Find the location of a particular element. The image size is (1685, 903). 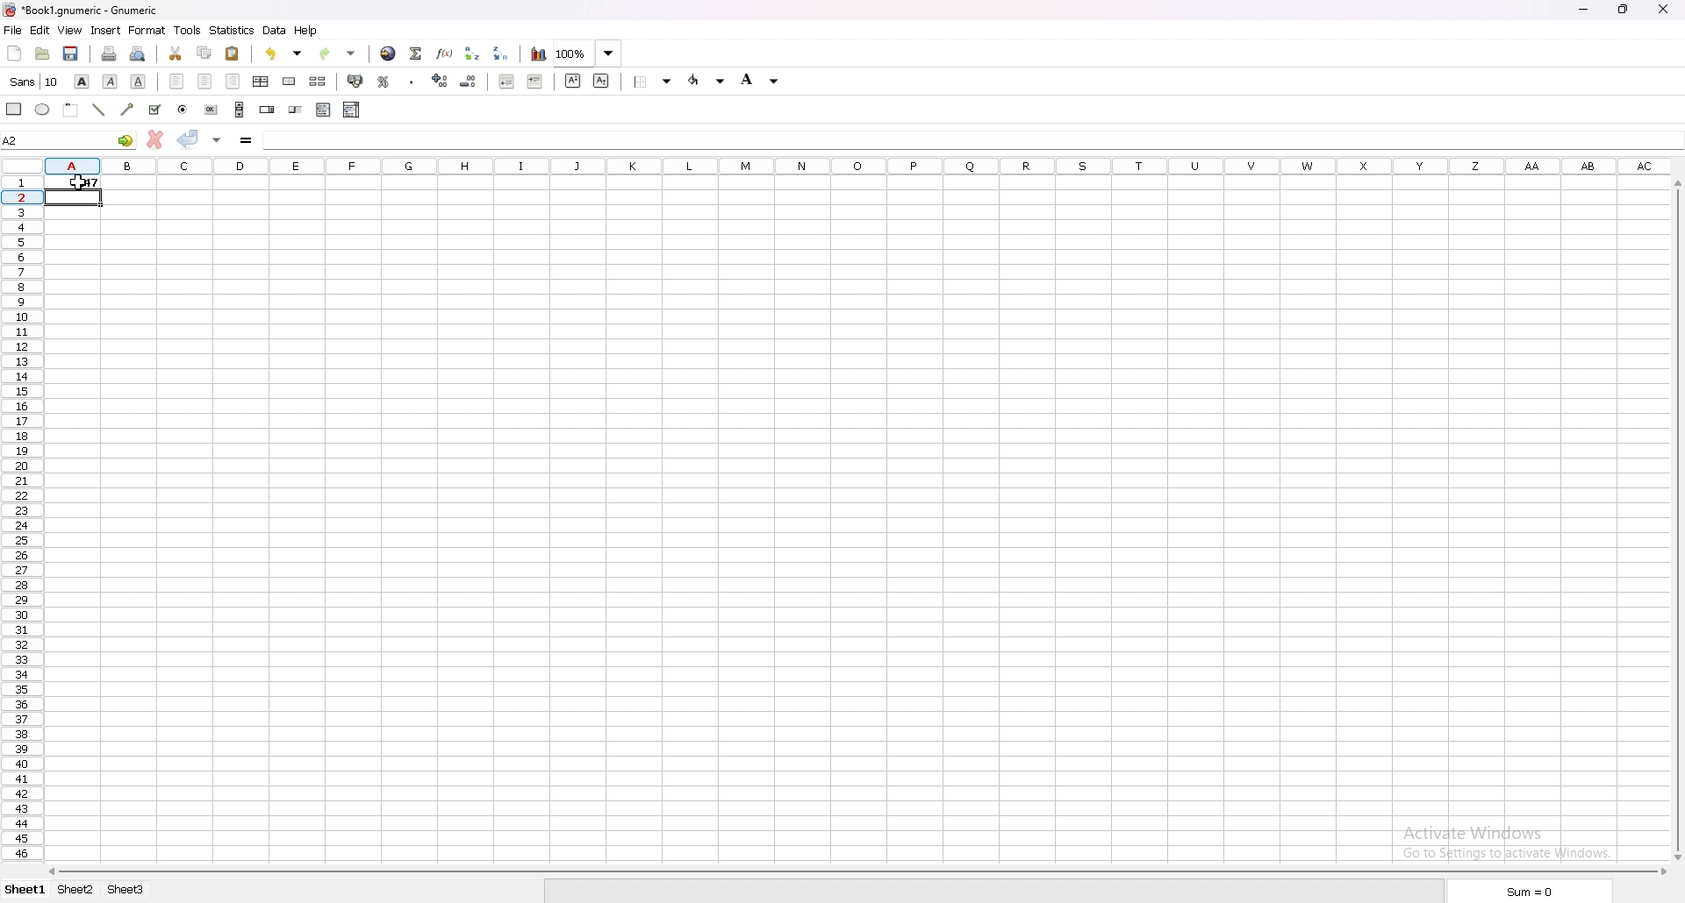

decrease decimal is located at coordinates (470, 82).